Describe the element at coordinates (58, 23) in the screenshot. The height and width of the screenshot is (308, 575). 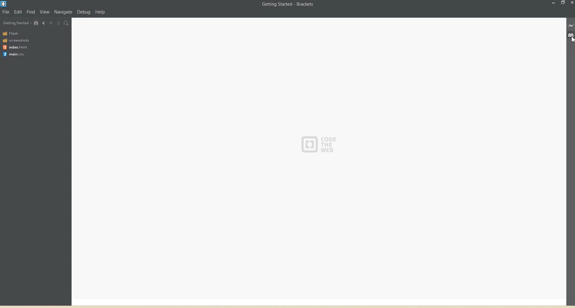
I see `Split The Editor vertically and Horizontally` at that location.